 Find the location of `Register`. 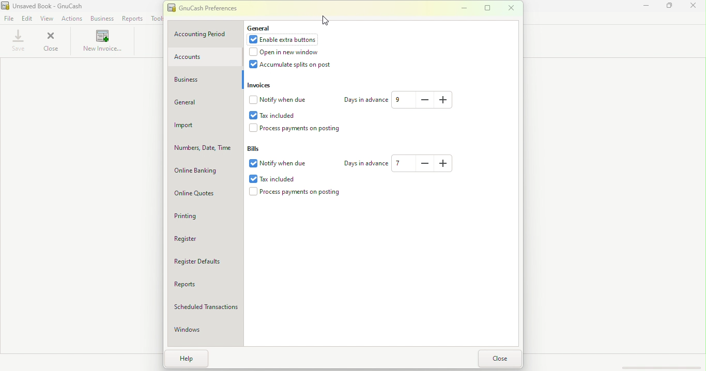

Register is located at coordinates (207, 239).